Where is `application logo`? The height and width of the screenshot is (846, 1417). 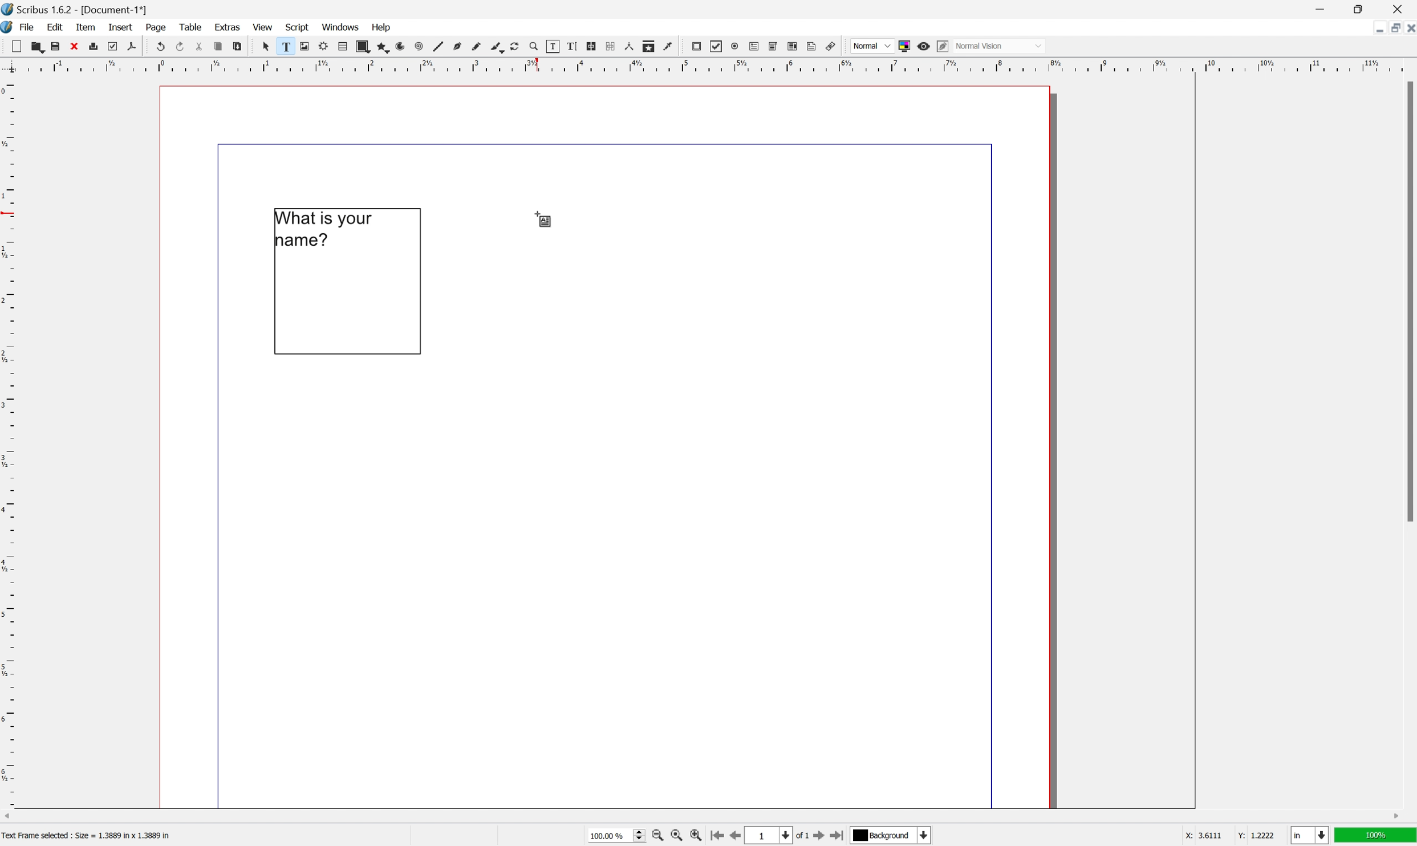
application logo is located at coordinates (9, 29).